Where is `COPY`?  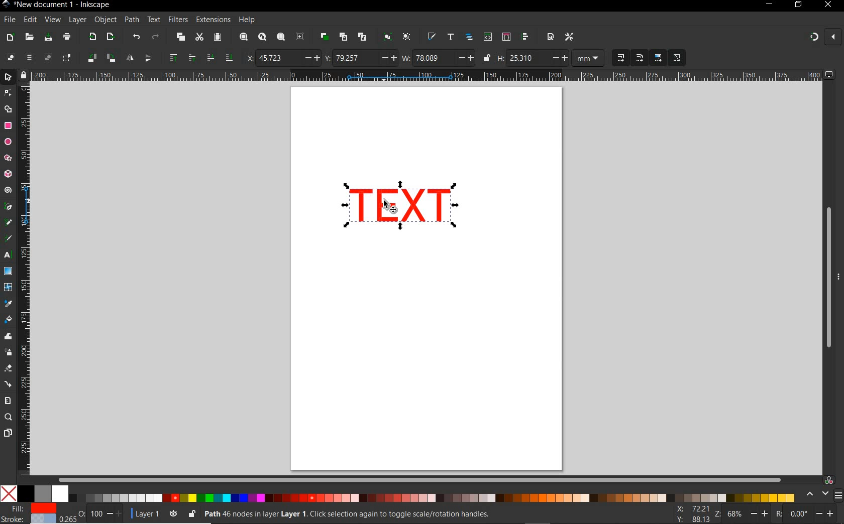 COPY is located at coordinates (180, 37).